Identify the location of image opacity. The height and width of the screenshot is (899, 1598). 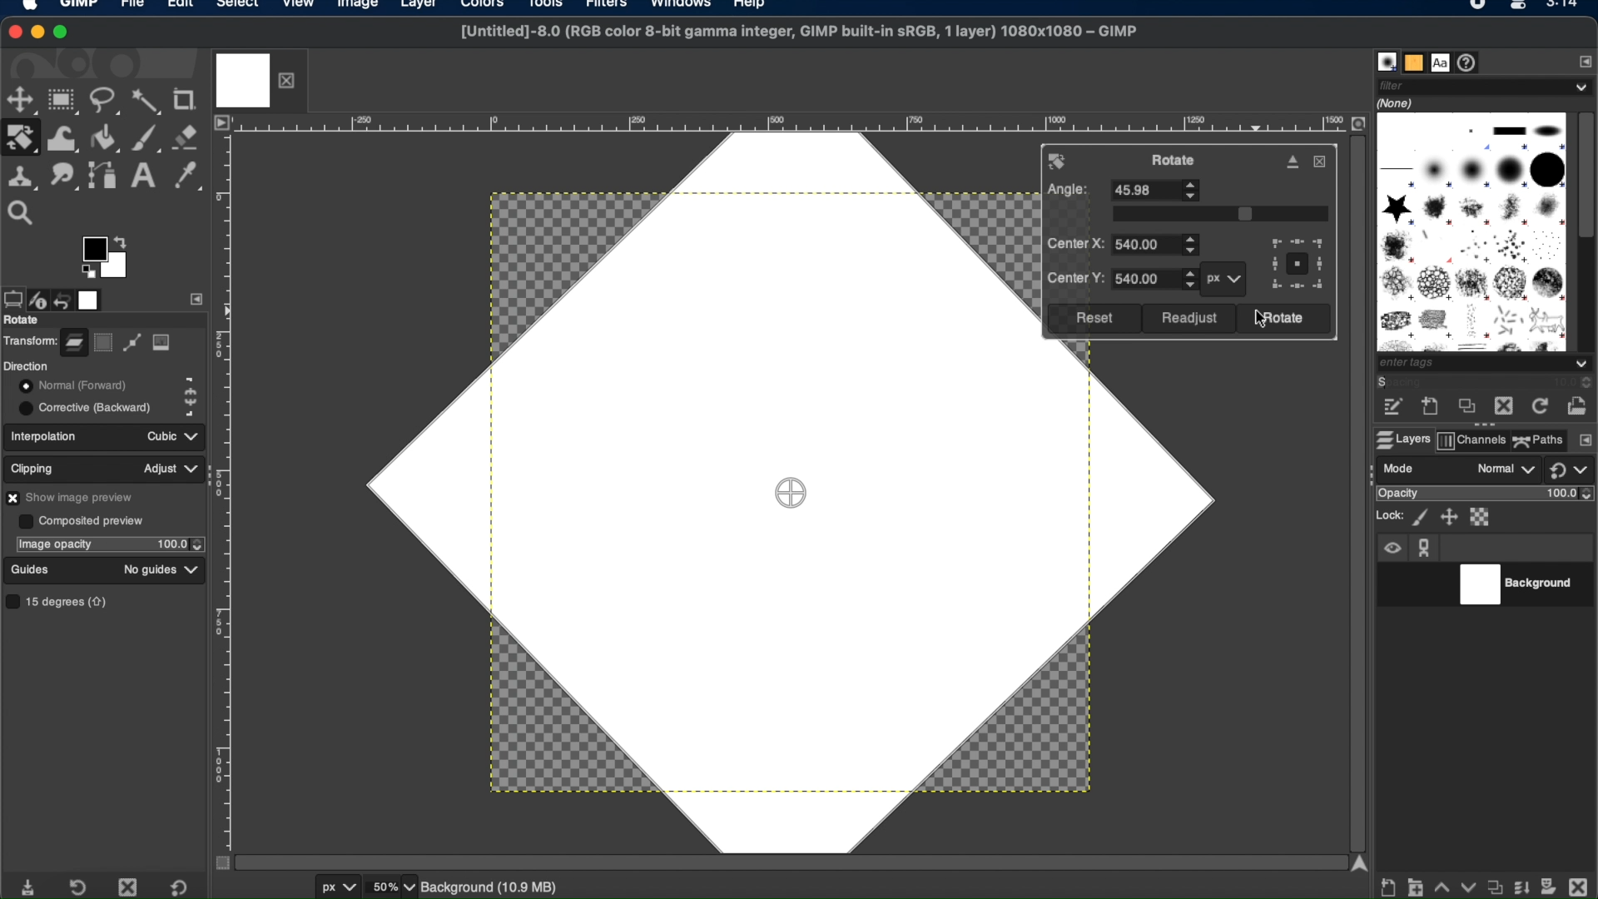
(54, 544).